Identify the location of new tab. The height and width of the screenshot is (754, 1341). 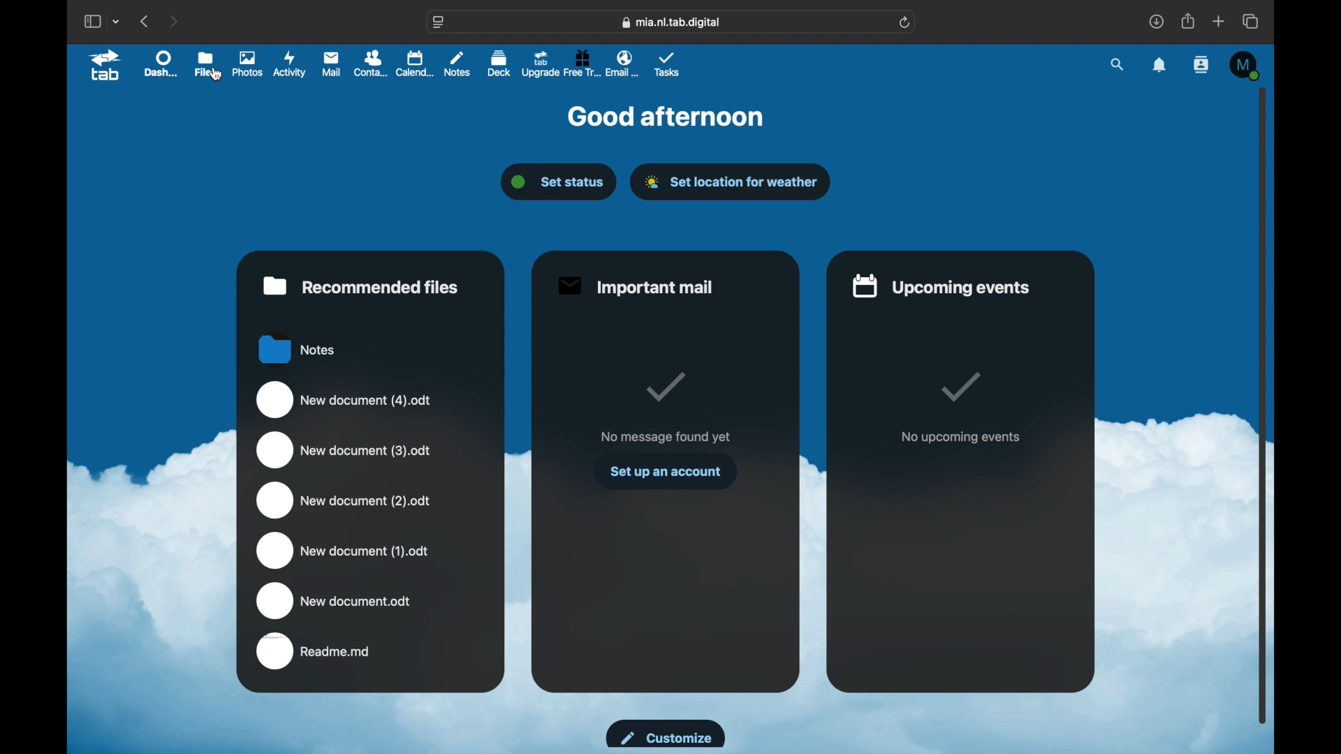
(1218, 21).